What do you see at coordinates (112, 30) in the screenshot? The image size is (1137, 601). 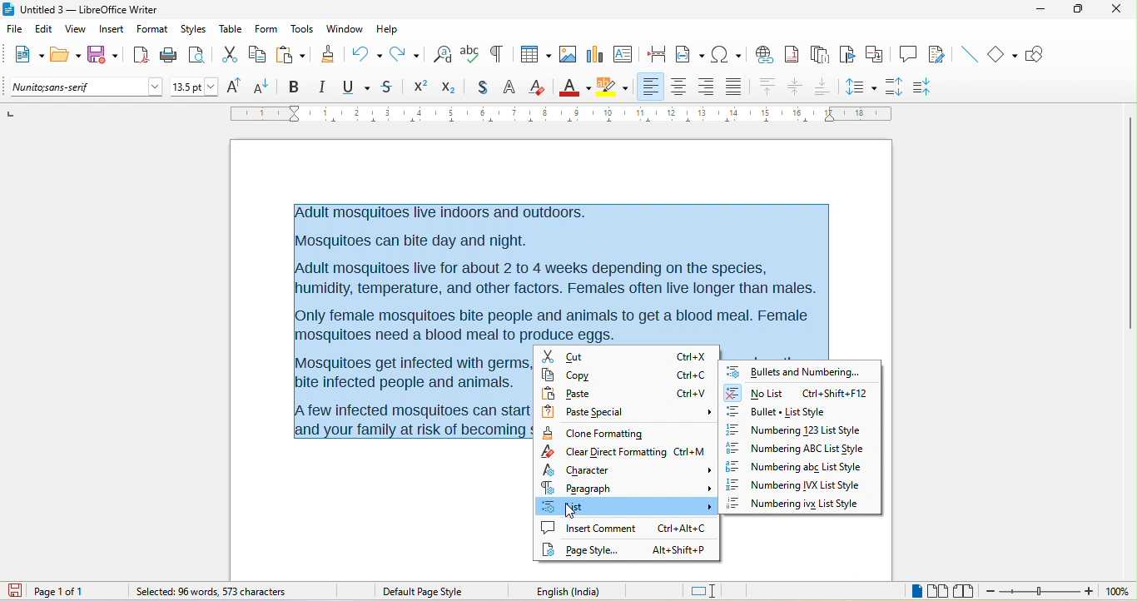 I see `insert` at bounding box center [112, 30].